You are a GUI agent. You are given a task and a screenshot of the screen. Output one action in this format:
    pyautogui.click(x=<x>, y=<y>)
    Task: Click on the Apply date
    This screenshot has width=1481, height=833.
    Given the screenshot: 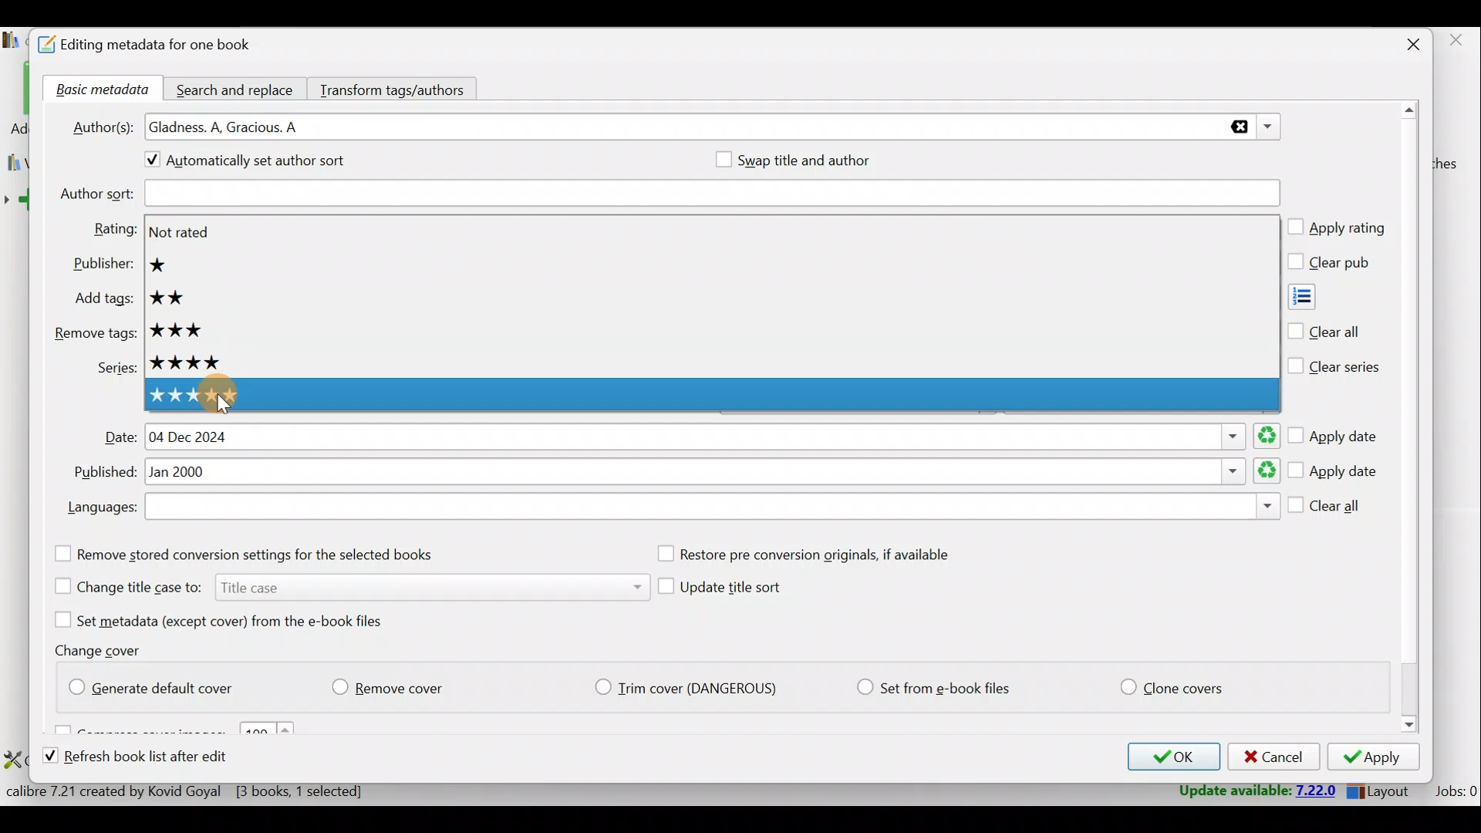 What is the action you would take?
    pyautogui.click(x=1336, y=431)
    